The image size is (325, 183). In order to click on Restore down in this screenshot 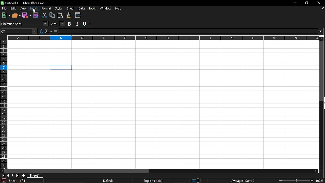, I will do `click(307, 3)`.